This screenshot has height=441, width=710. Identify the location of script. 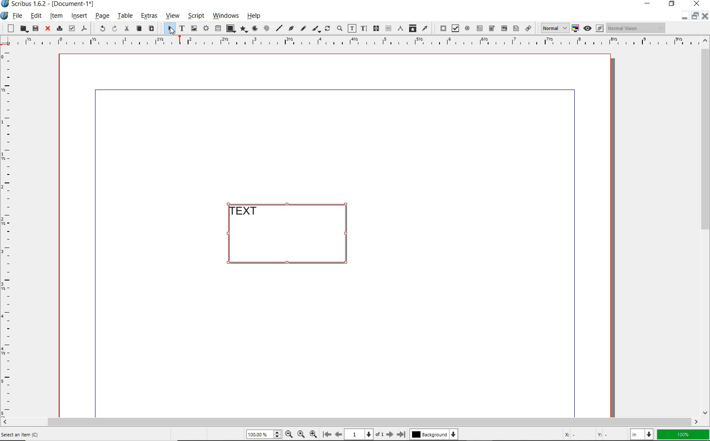
(196, 15).